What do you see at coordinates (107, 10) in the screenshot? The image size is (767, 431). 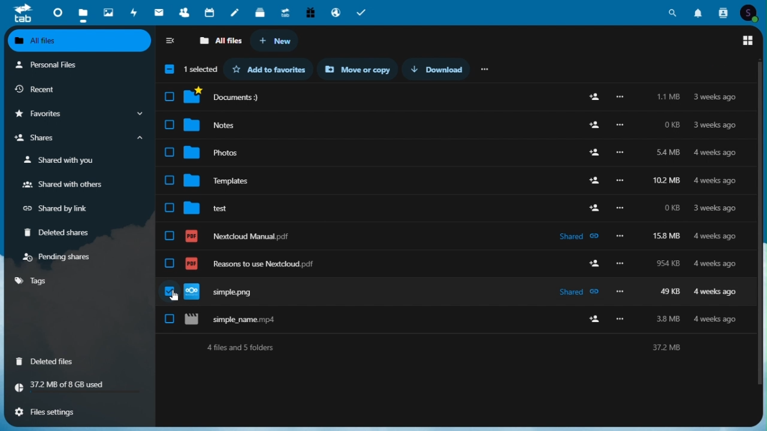 I see `photos` at bounding box center [107, 10].